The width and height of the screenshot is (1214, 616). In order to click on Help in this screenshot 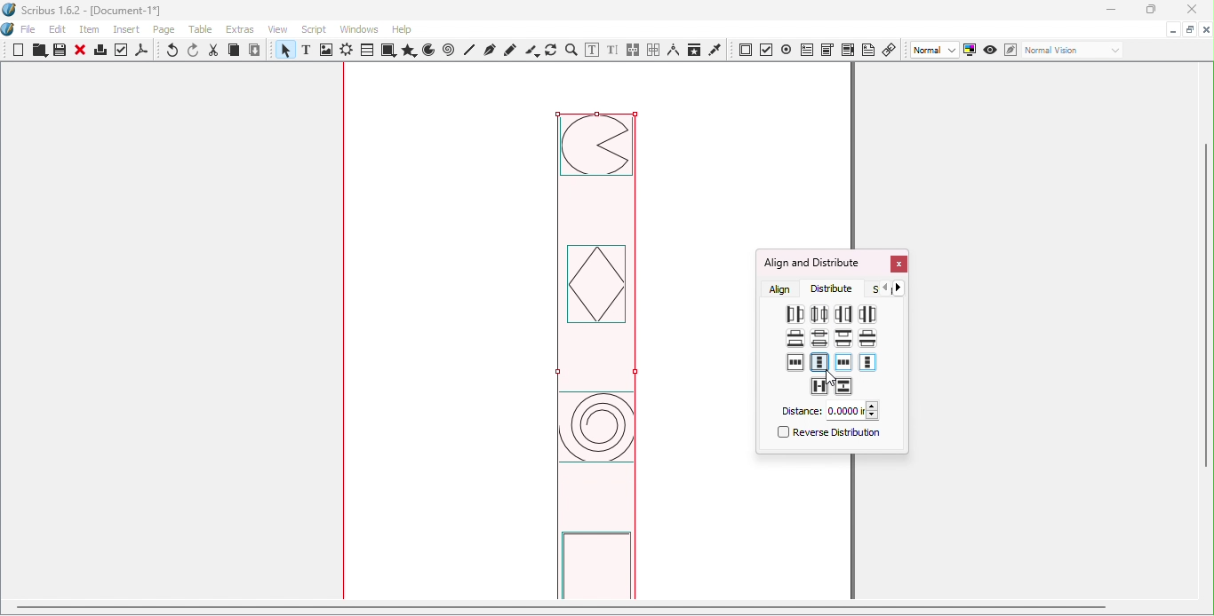, I will do `click(402, 29)`.